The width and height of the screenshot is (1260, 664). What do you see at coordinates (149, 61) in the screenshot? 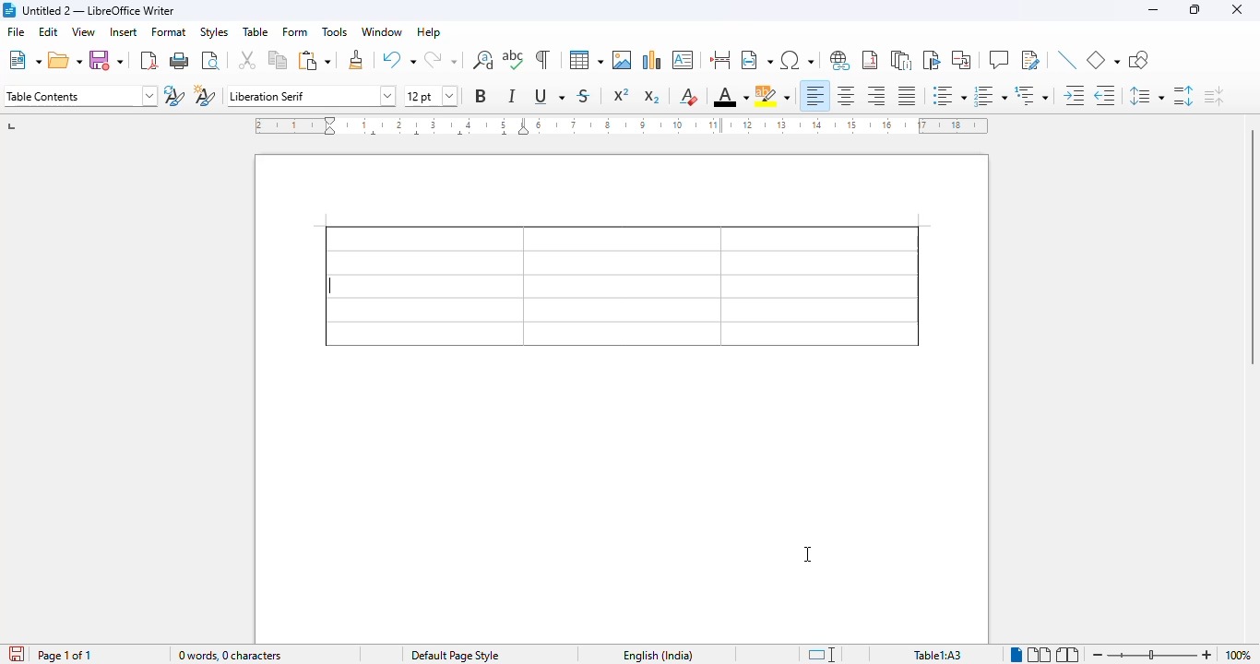
I see `export directly as PDF` at bounding box center [149, 61].